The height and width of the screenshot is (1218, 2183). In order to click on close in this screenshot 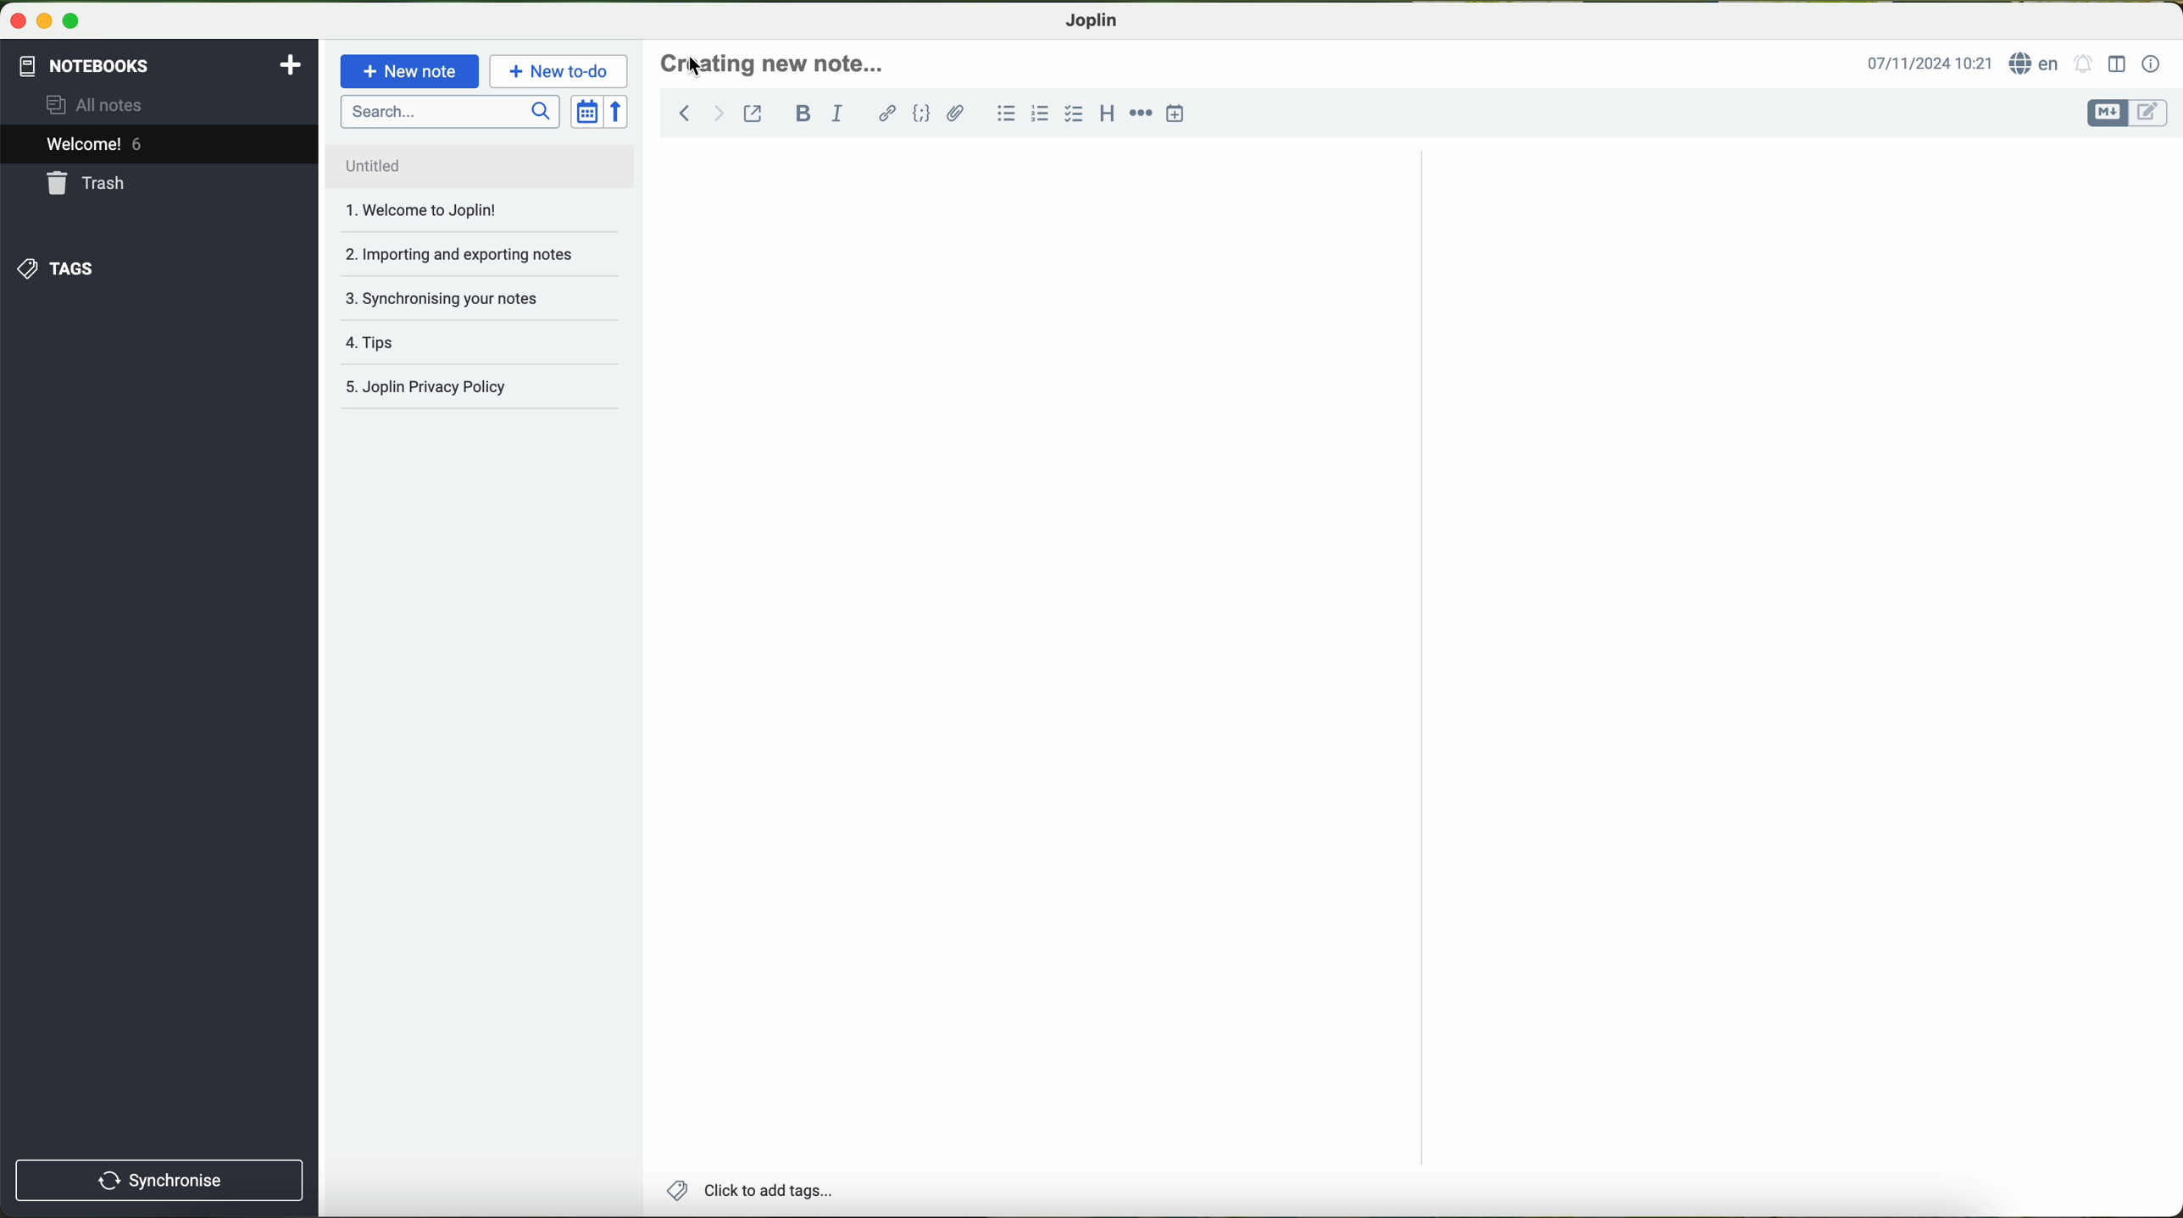, I will do `click(14, 18)`.